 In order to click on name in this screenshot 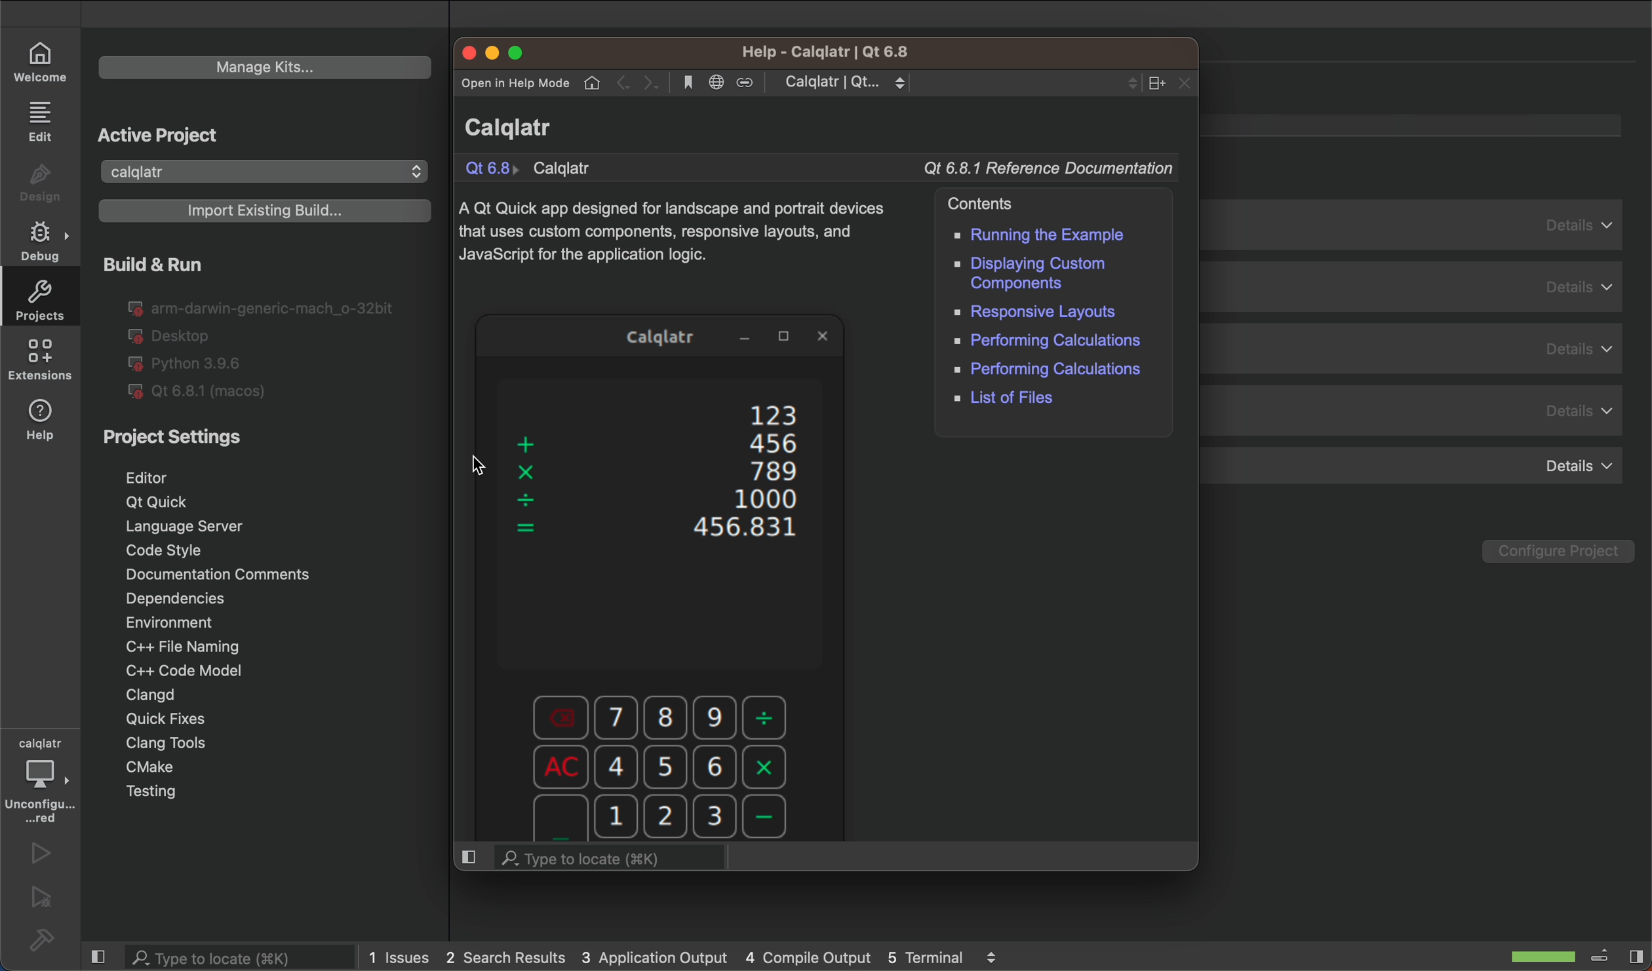, I will do `click(512, 127)`.